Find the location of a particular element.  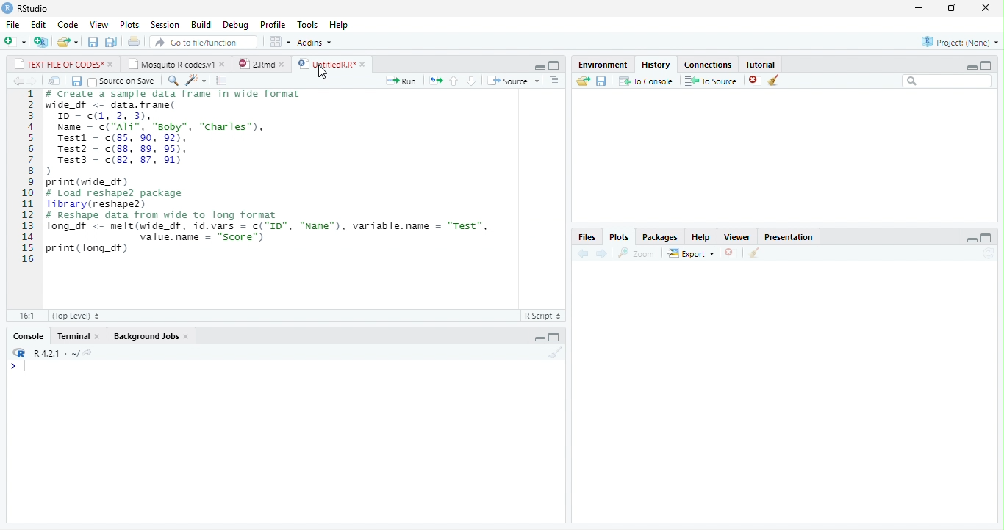

Code is located at coordinates (68, 25).